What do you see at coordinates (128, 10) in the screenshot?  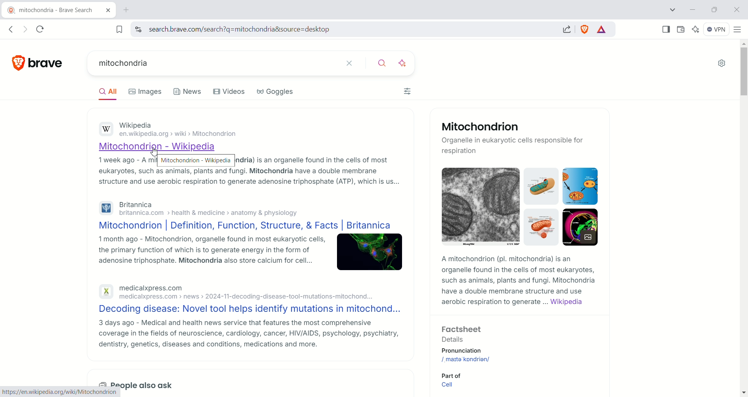 I see `new tab` at bounding box center [128, 10].